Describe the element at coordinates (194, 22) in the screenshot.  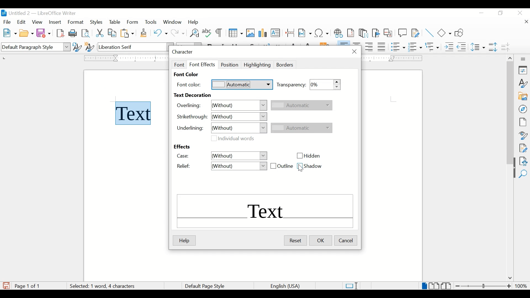
I see `help` at that location.